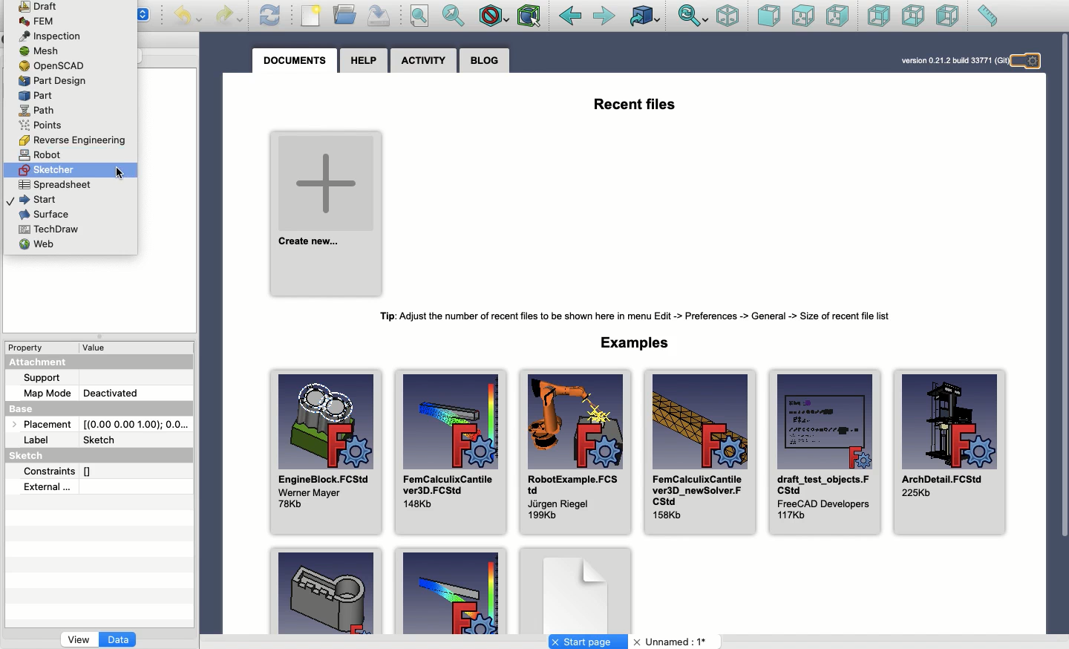 The image size is (1069, 649). Describe the element at coordinates (30, 411) in the screenshot. I see `Base` at that location.